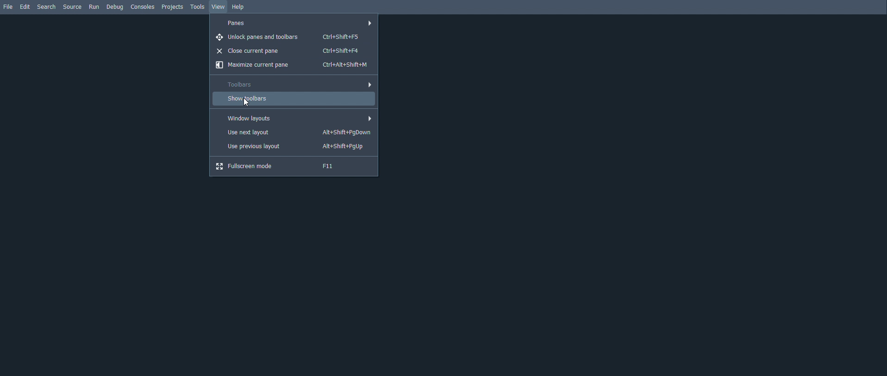  I want to click on Panes, so click(300, 24).